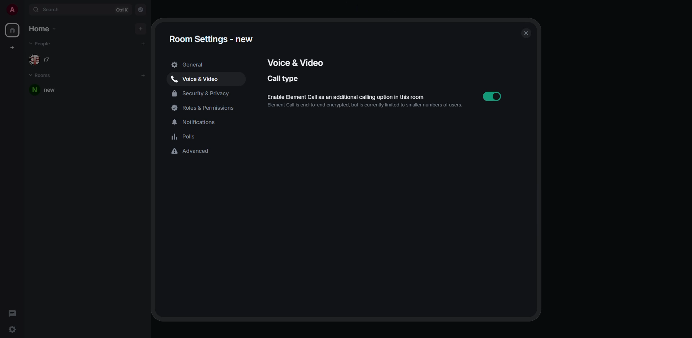  I want to click on navigator, so click(141, 10).